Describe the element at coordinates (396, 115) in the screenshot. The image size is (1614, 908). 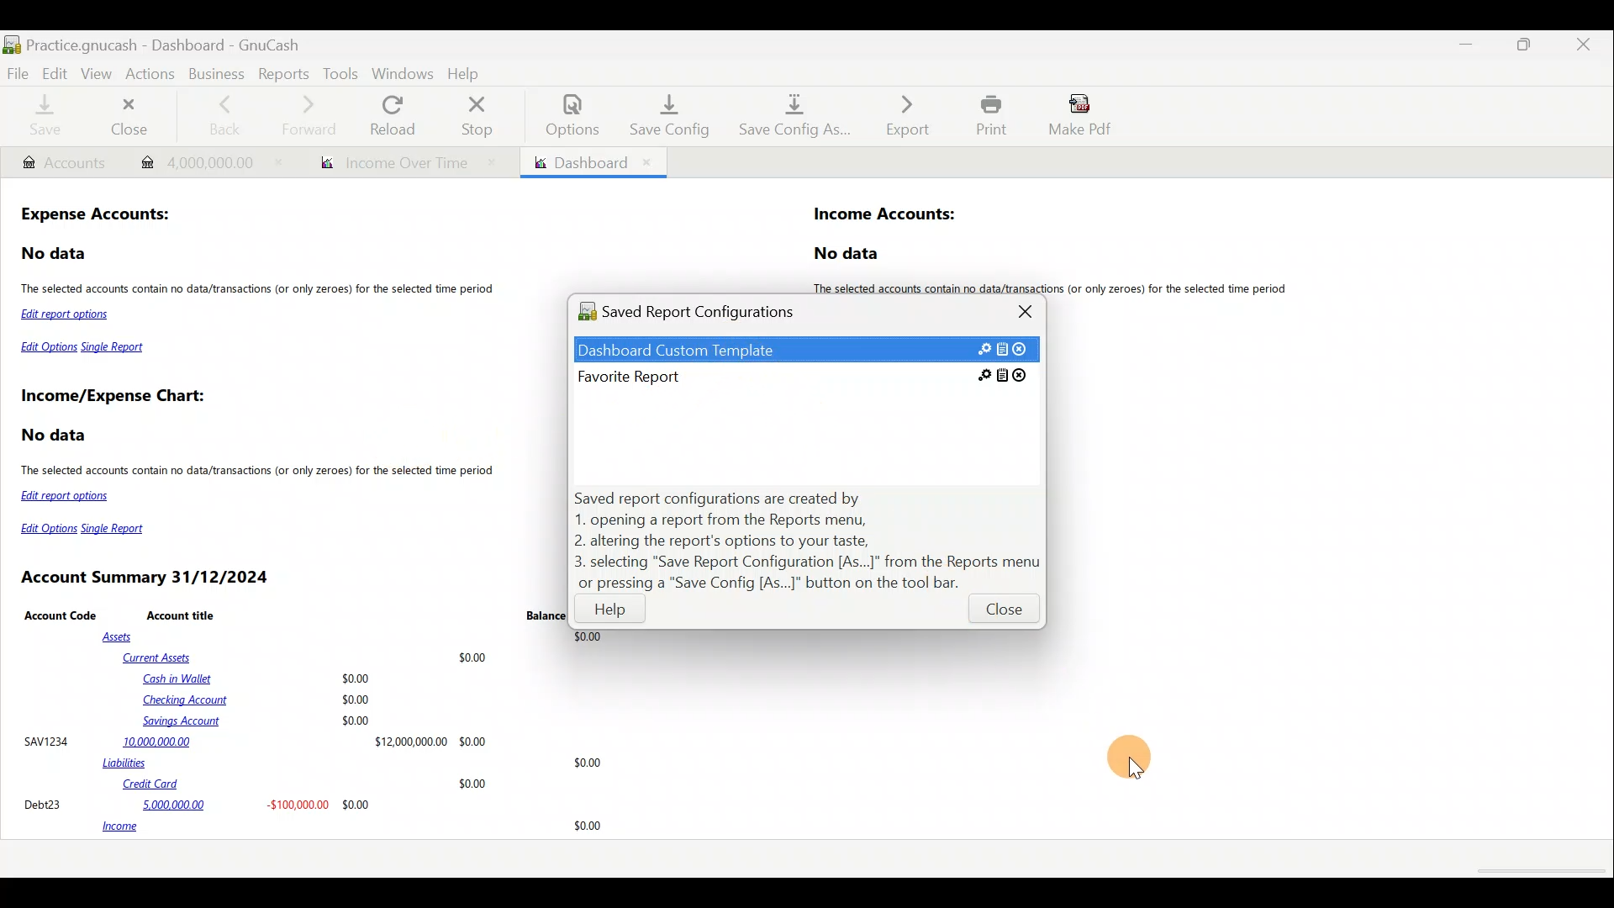
I see `Reload` at that location.